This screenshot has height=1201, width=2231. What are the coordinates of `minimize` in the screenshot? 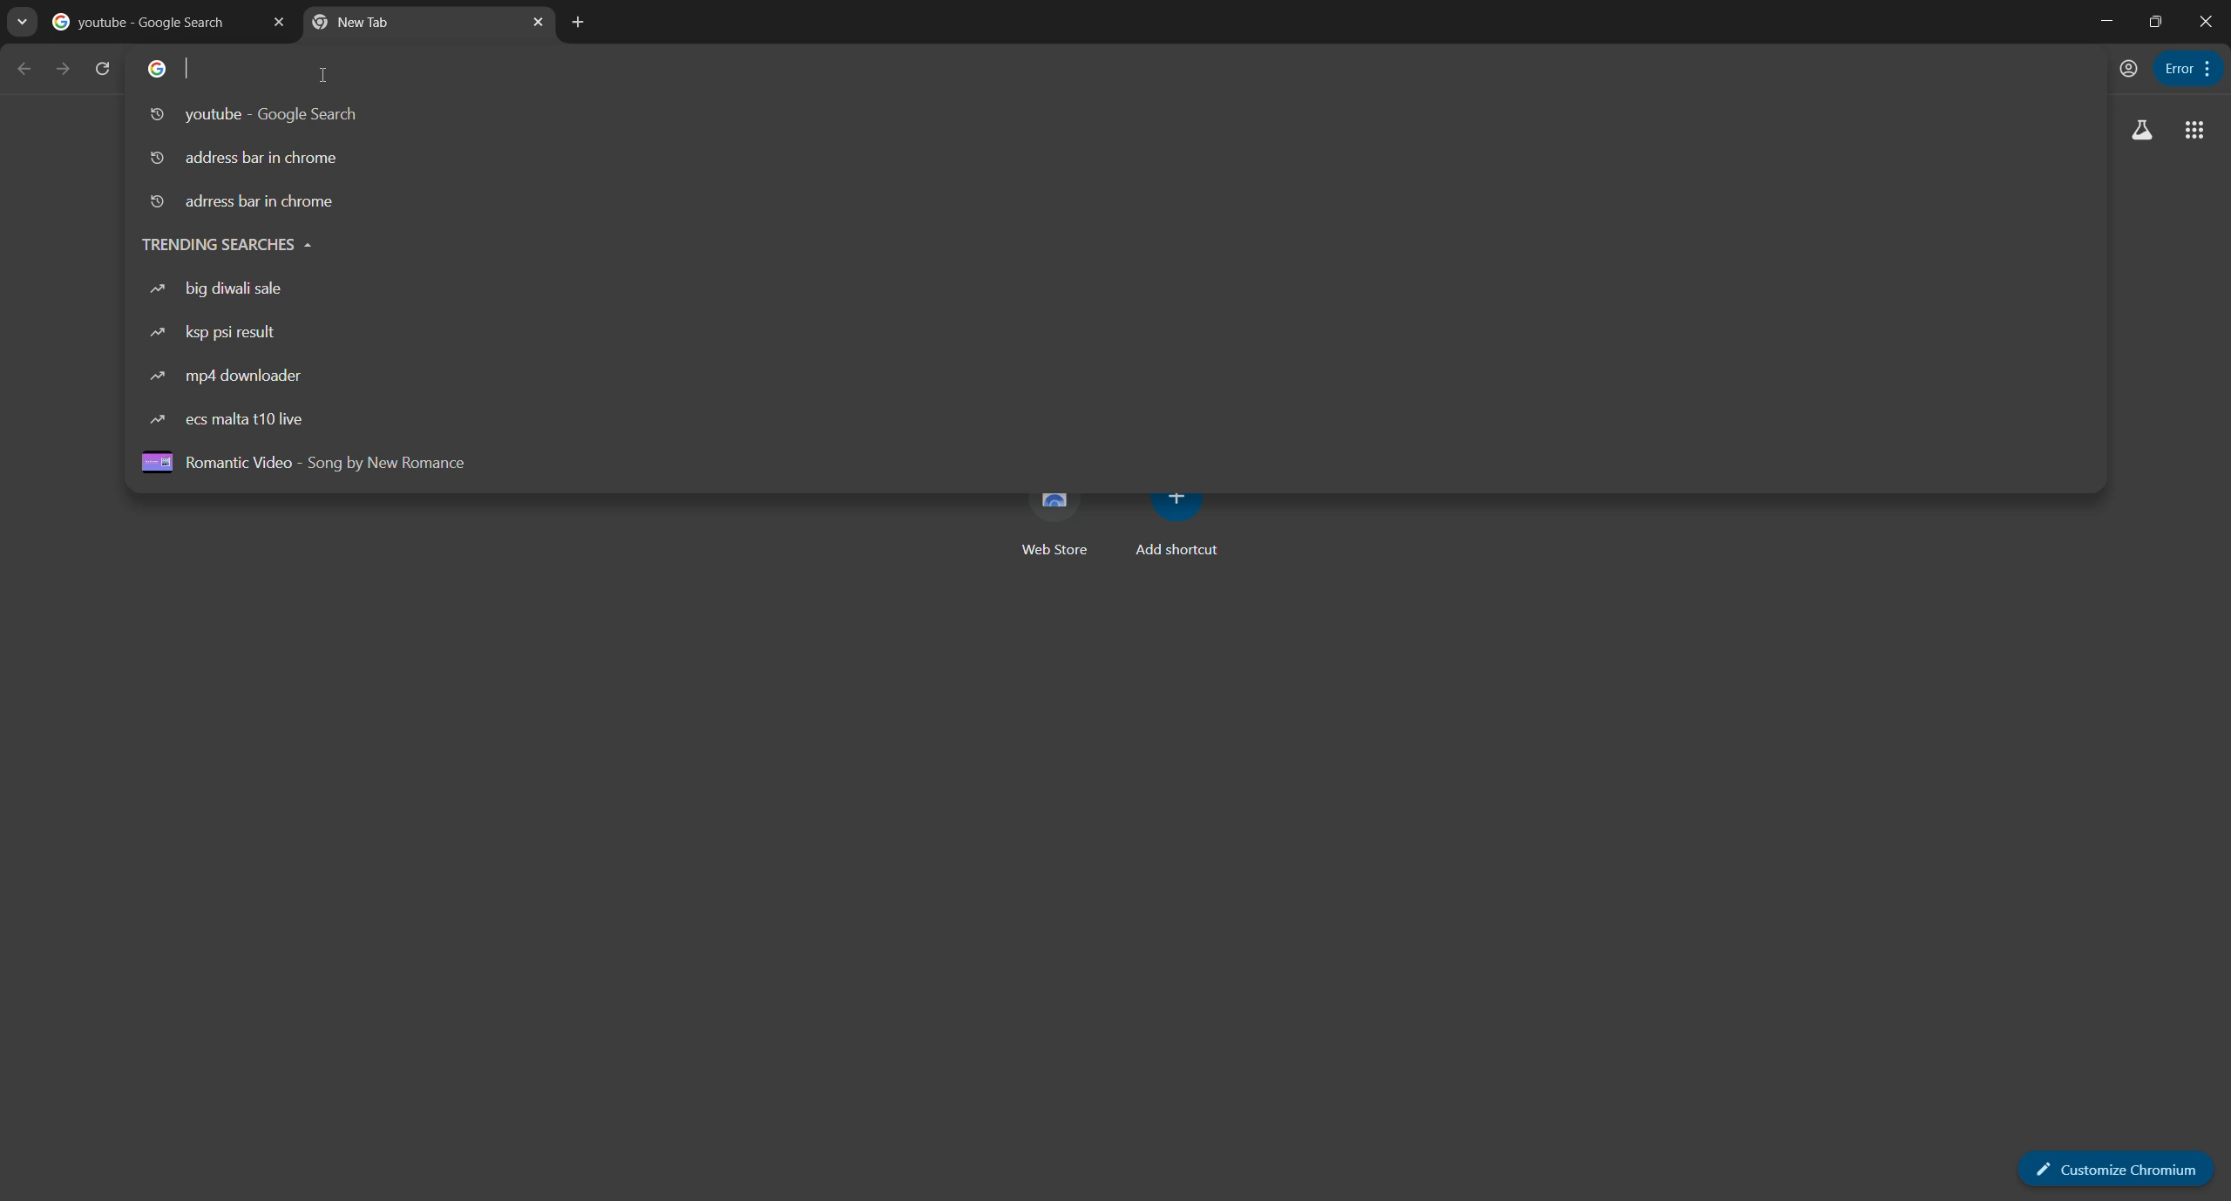 It's located at (2104, 21).